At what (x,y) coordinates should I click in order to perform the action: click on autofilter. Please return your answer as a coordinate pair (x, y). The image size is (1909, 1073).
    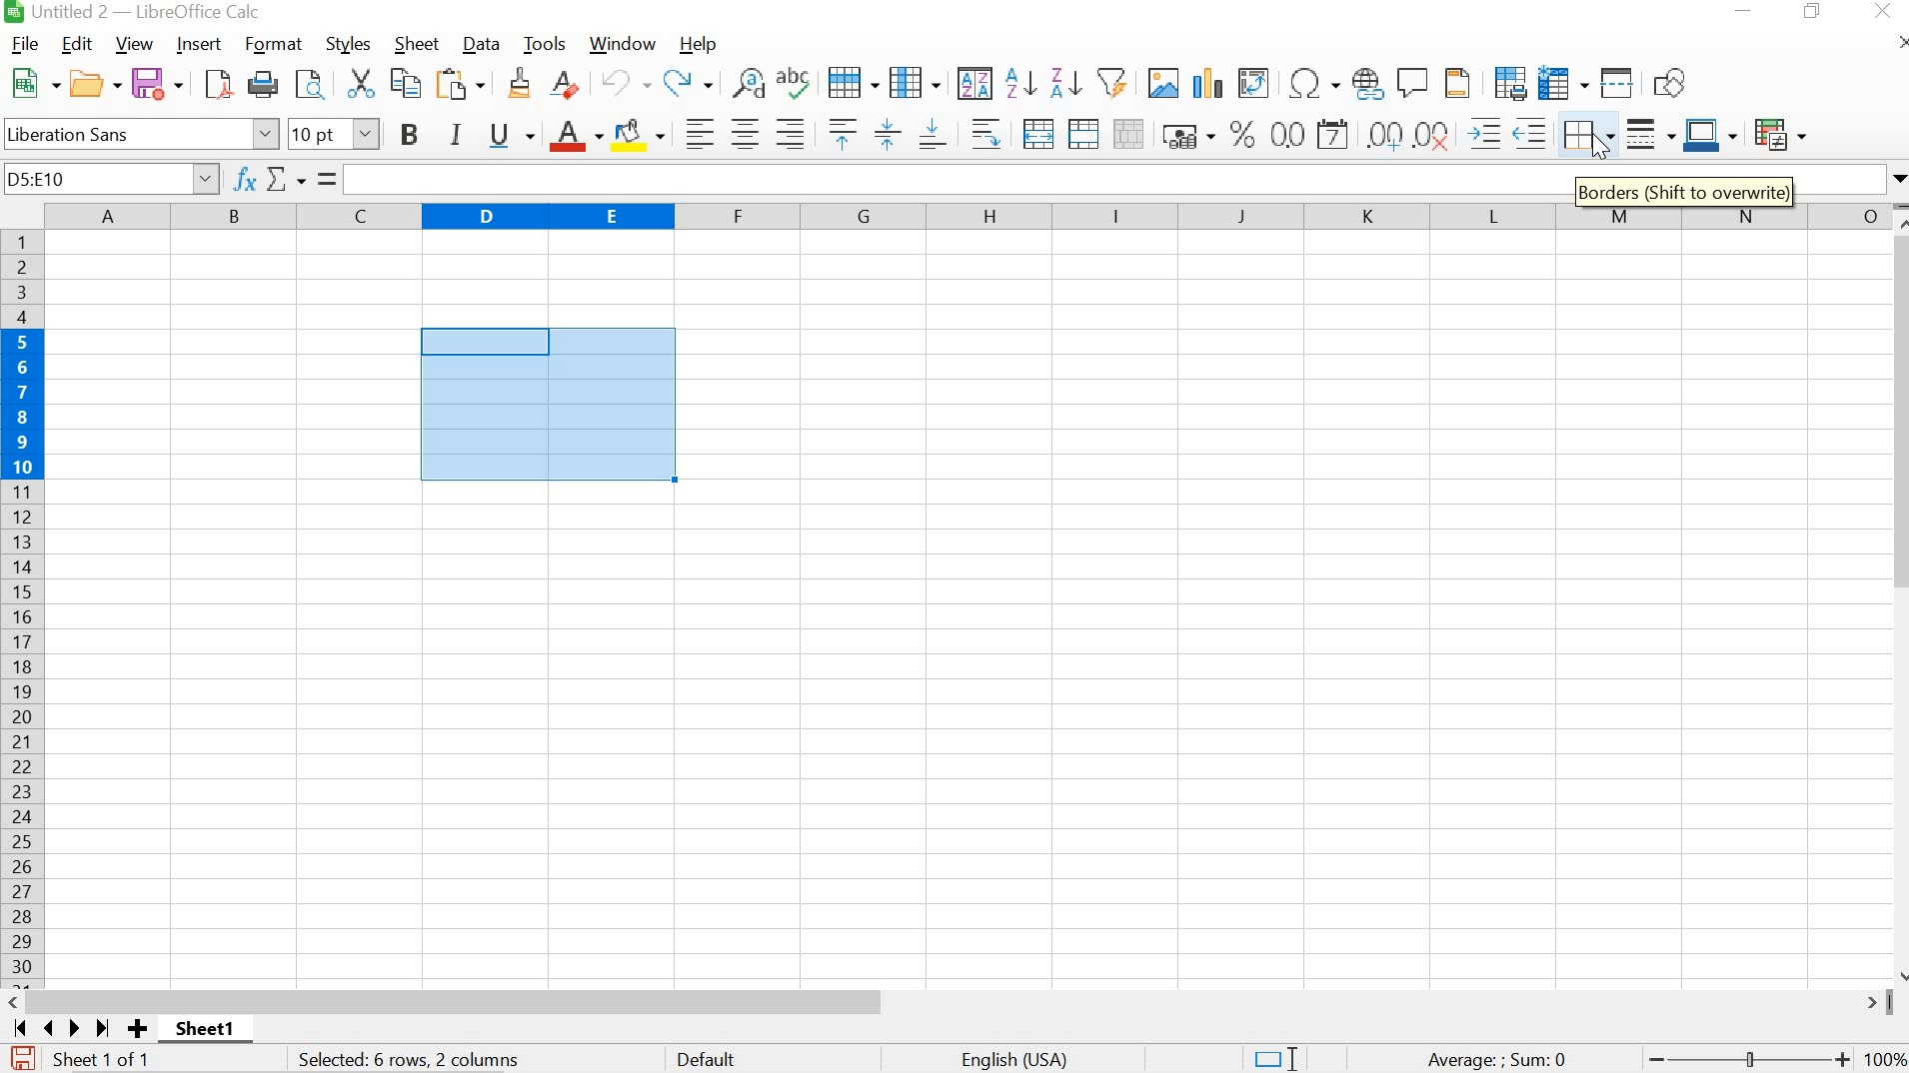
    Looking at the image, I should click on (1115, 82).